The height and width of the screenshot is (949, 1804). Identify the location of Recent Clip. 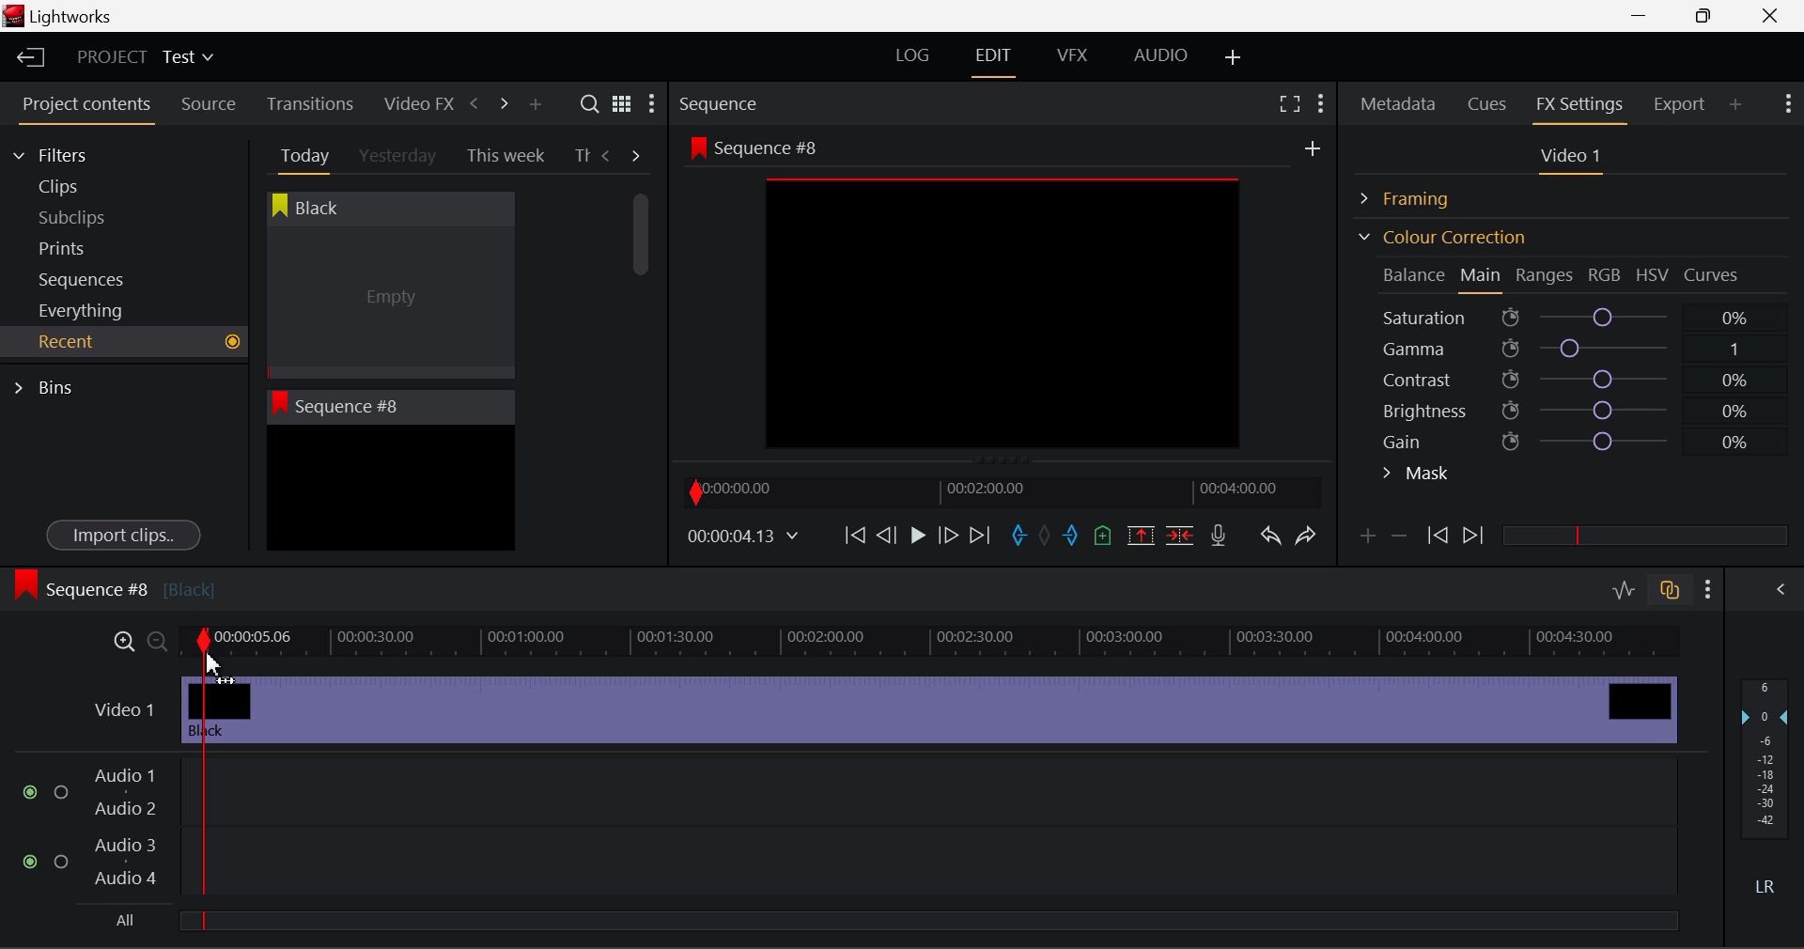
(390, 491).